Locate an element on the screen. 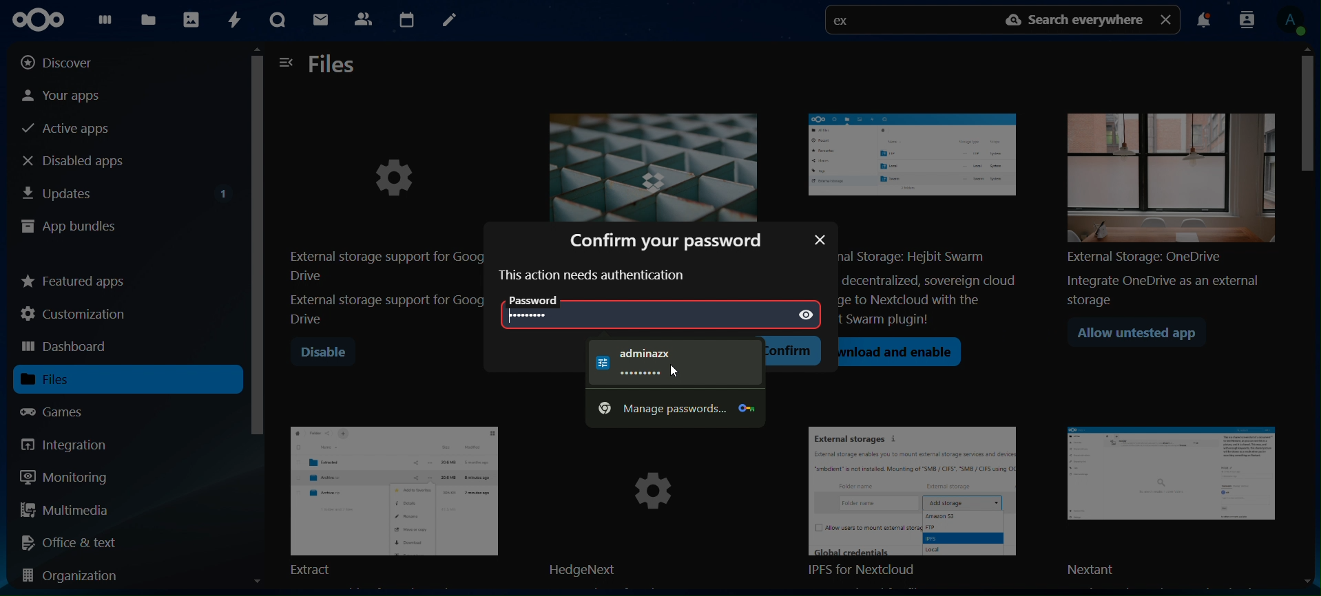  active apps is located at coordinates (72, 129).